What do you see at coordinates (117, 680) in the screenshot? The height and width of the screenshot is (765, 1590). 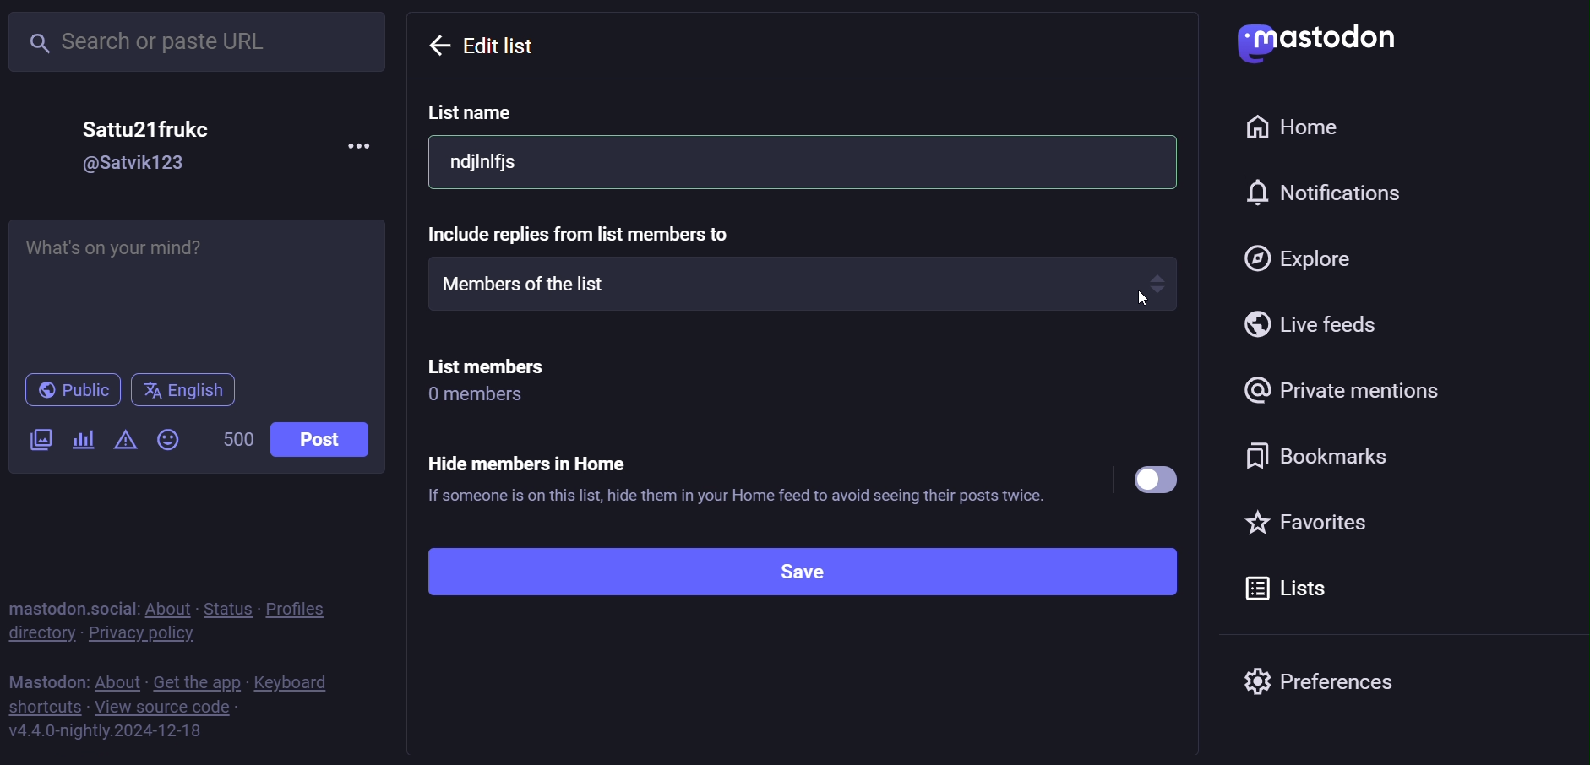 I see `about` at bounding box center [117, 680].